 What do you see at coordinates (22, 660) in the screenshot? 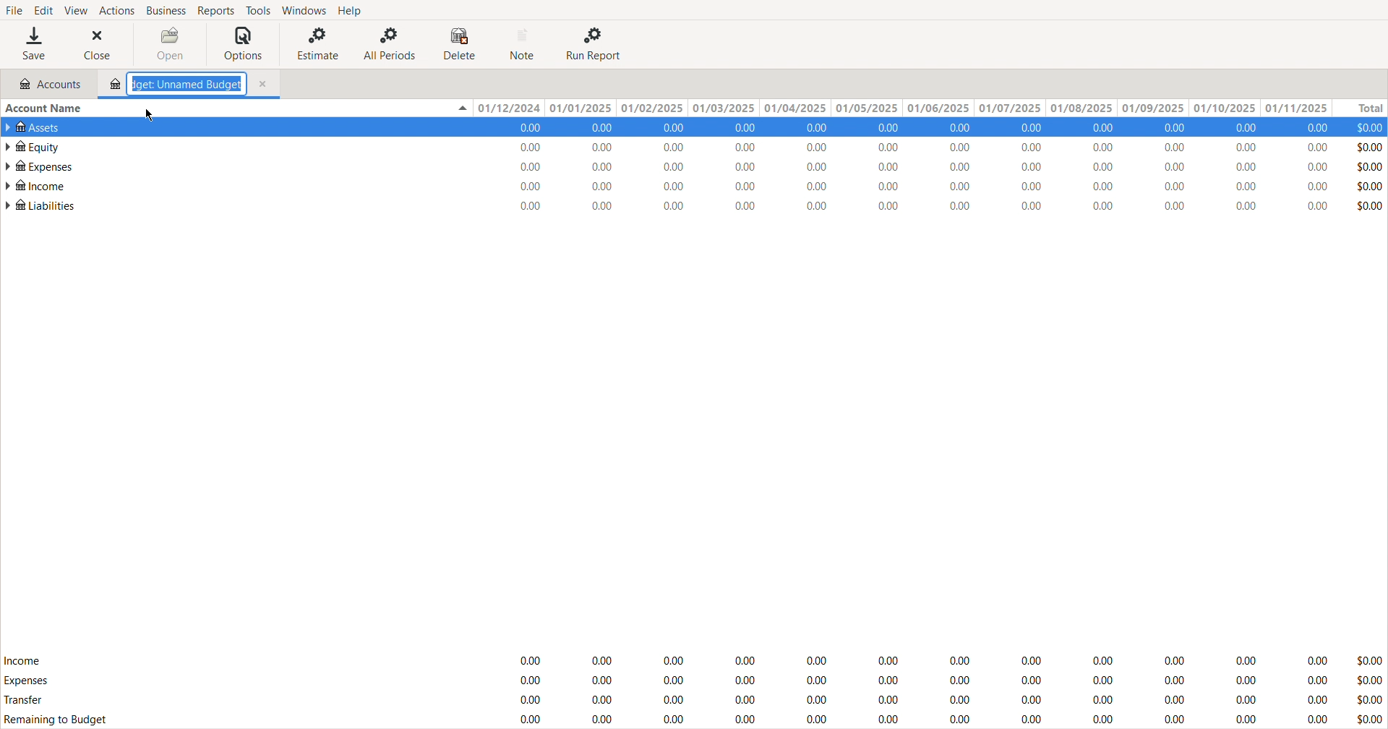
I see `Income` at bounding box center [22, 660].